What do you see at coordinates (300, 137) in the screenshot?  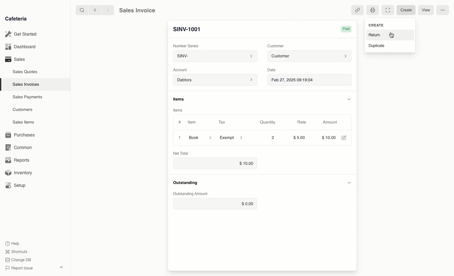 I see `$5.00` at bounding box center [300, 137].